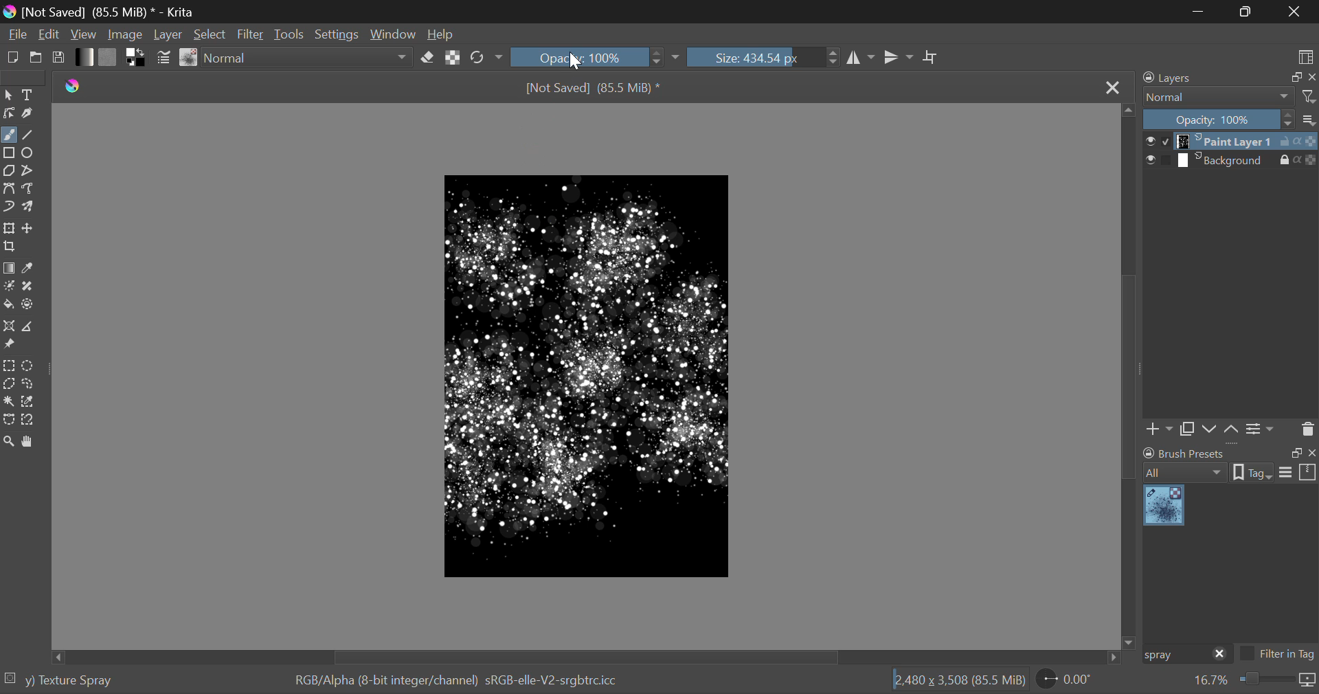  I want to click on layer 1, so click(1226, 142).